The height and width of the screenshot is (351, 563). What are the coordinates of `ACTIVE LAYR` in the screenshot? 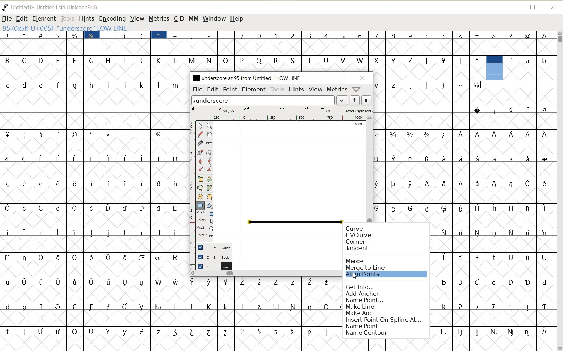 It's located at (281, 110).